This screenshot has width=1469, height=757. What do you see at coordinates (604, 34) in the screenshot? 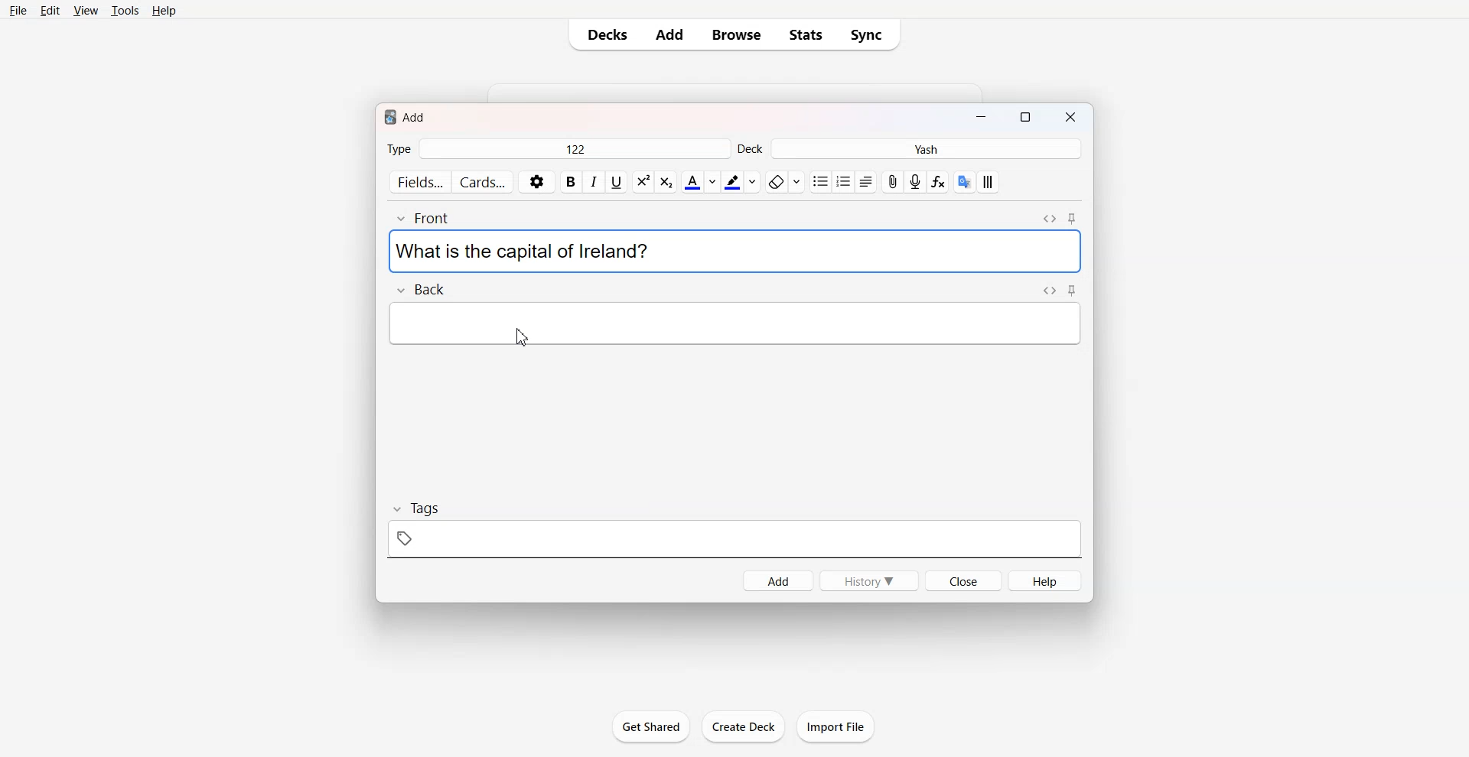
I see `Decks` at bounding box center [604, 34].